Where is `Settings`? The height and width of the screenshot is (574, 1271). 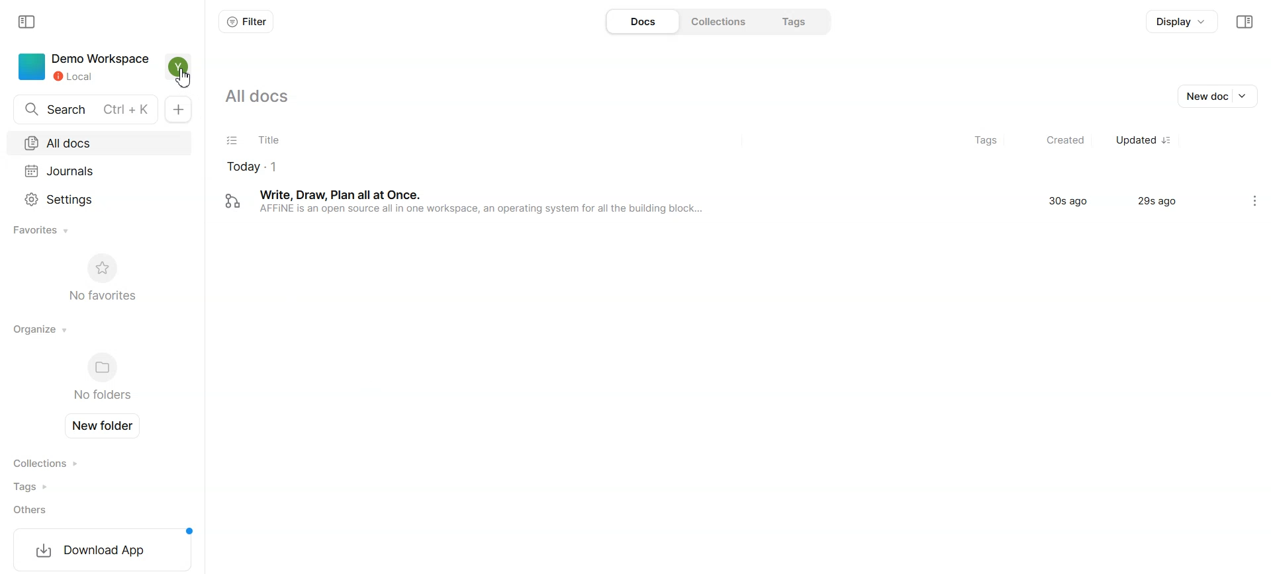 Settings is located at coordinates (1254, 201).